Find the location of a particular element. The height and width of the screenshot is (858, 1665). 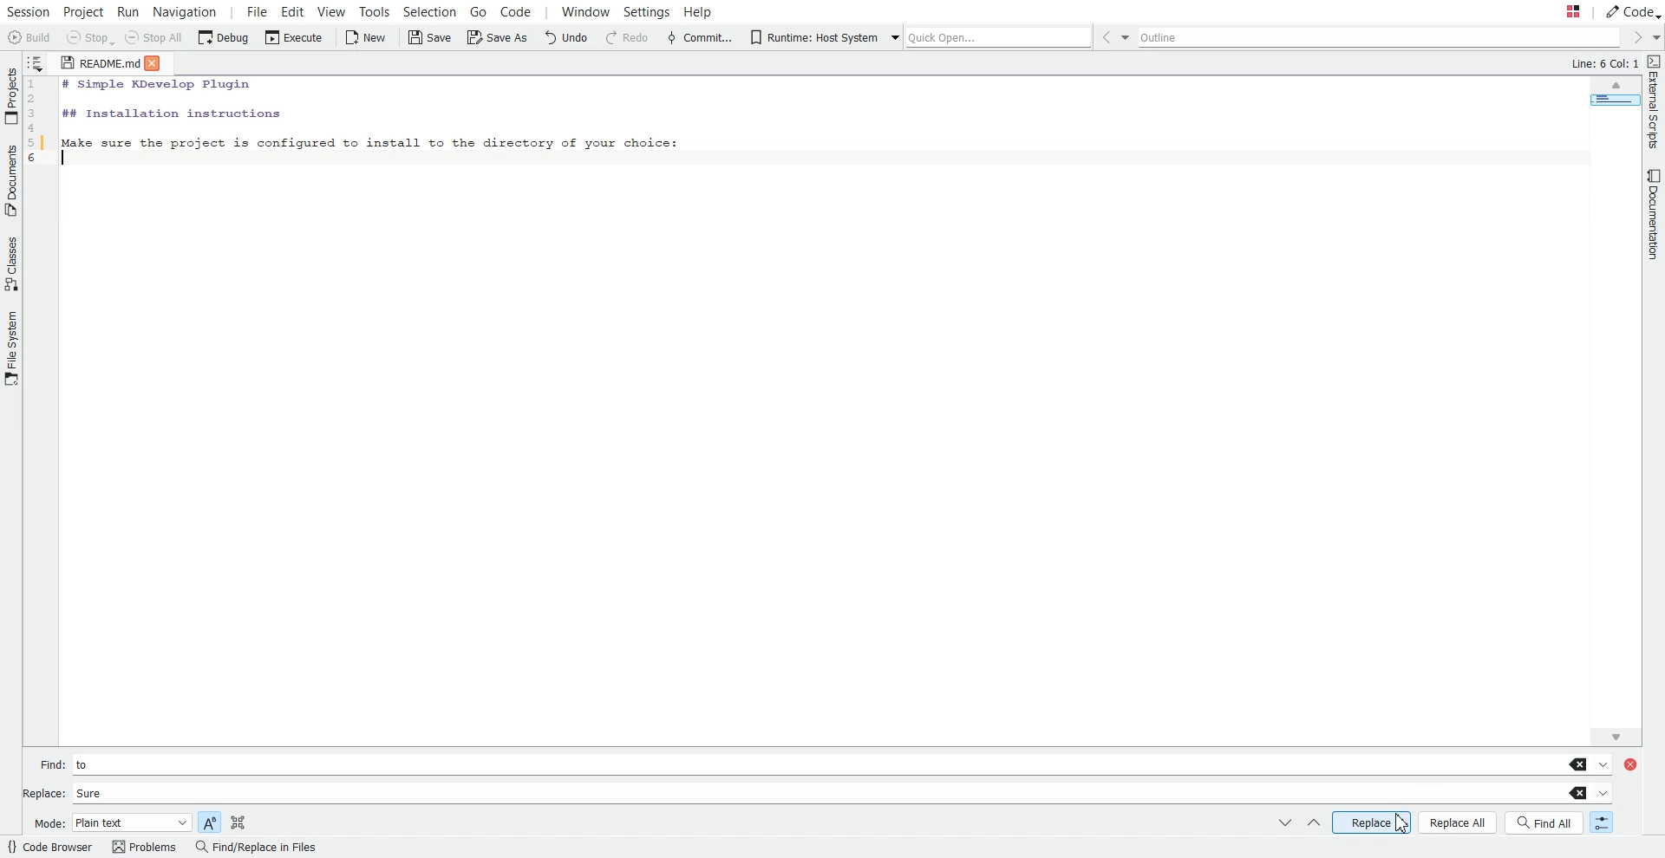

Stop All is located at coordinates (156, 39).